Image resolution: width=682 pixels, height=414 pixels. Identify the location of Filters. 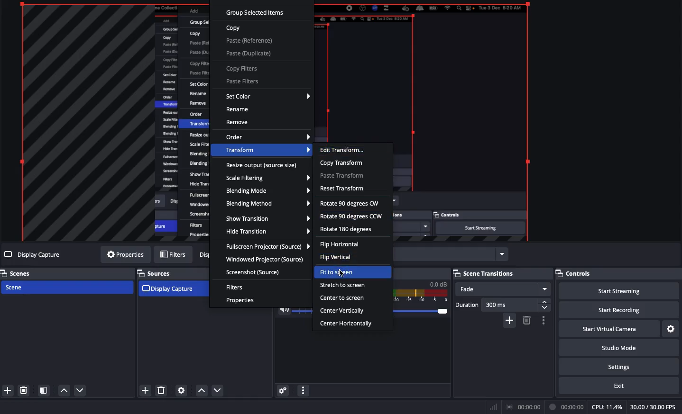
(173, 254).